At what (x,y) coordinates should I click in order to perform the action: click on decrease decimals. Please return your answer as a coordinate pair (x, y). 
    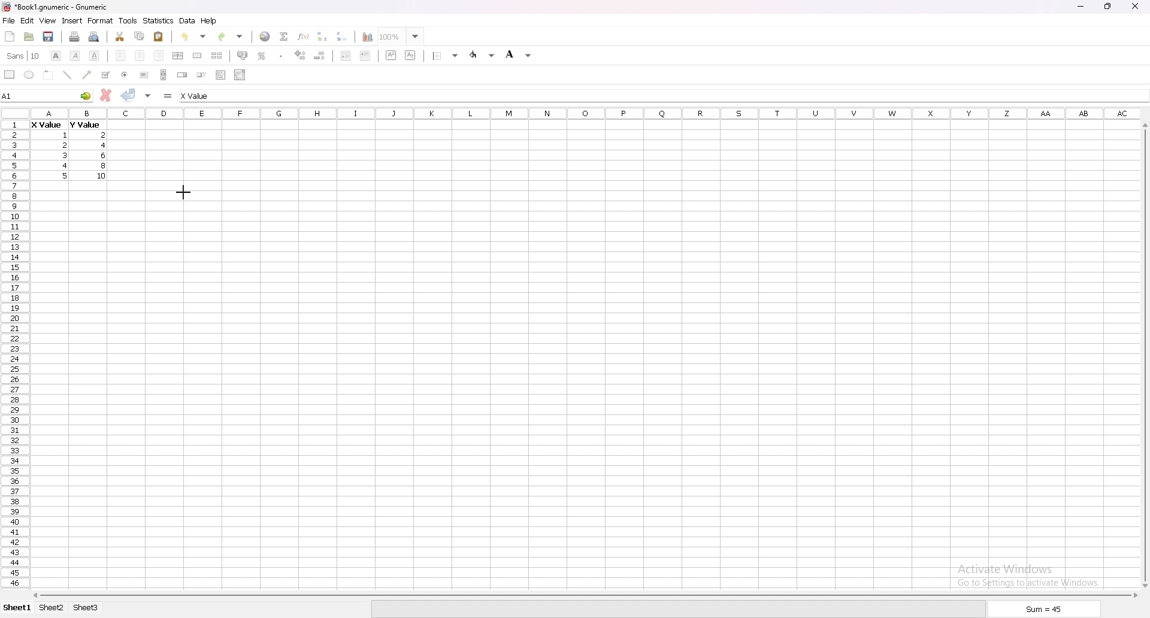
    Looking at the image, I should click on (320, 56).